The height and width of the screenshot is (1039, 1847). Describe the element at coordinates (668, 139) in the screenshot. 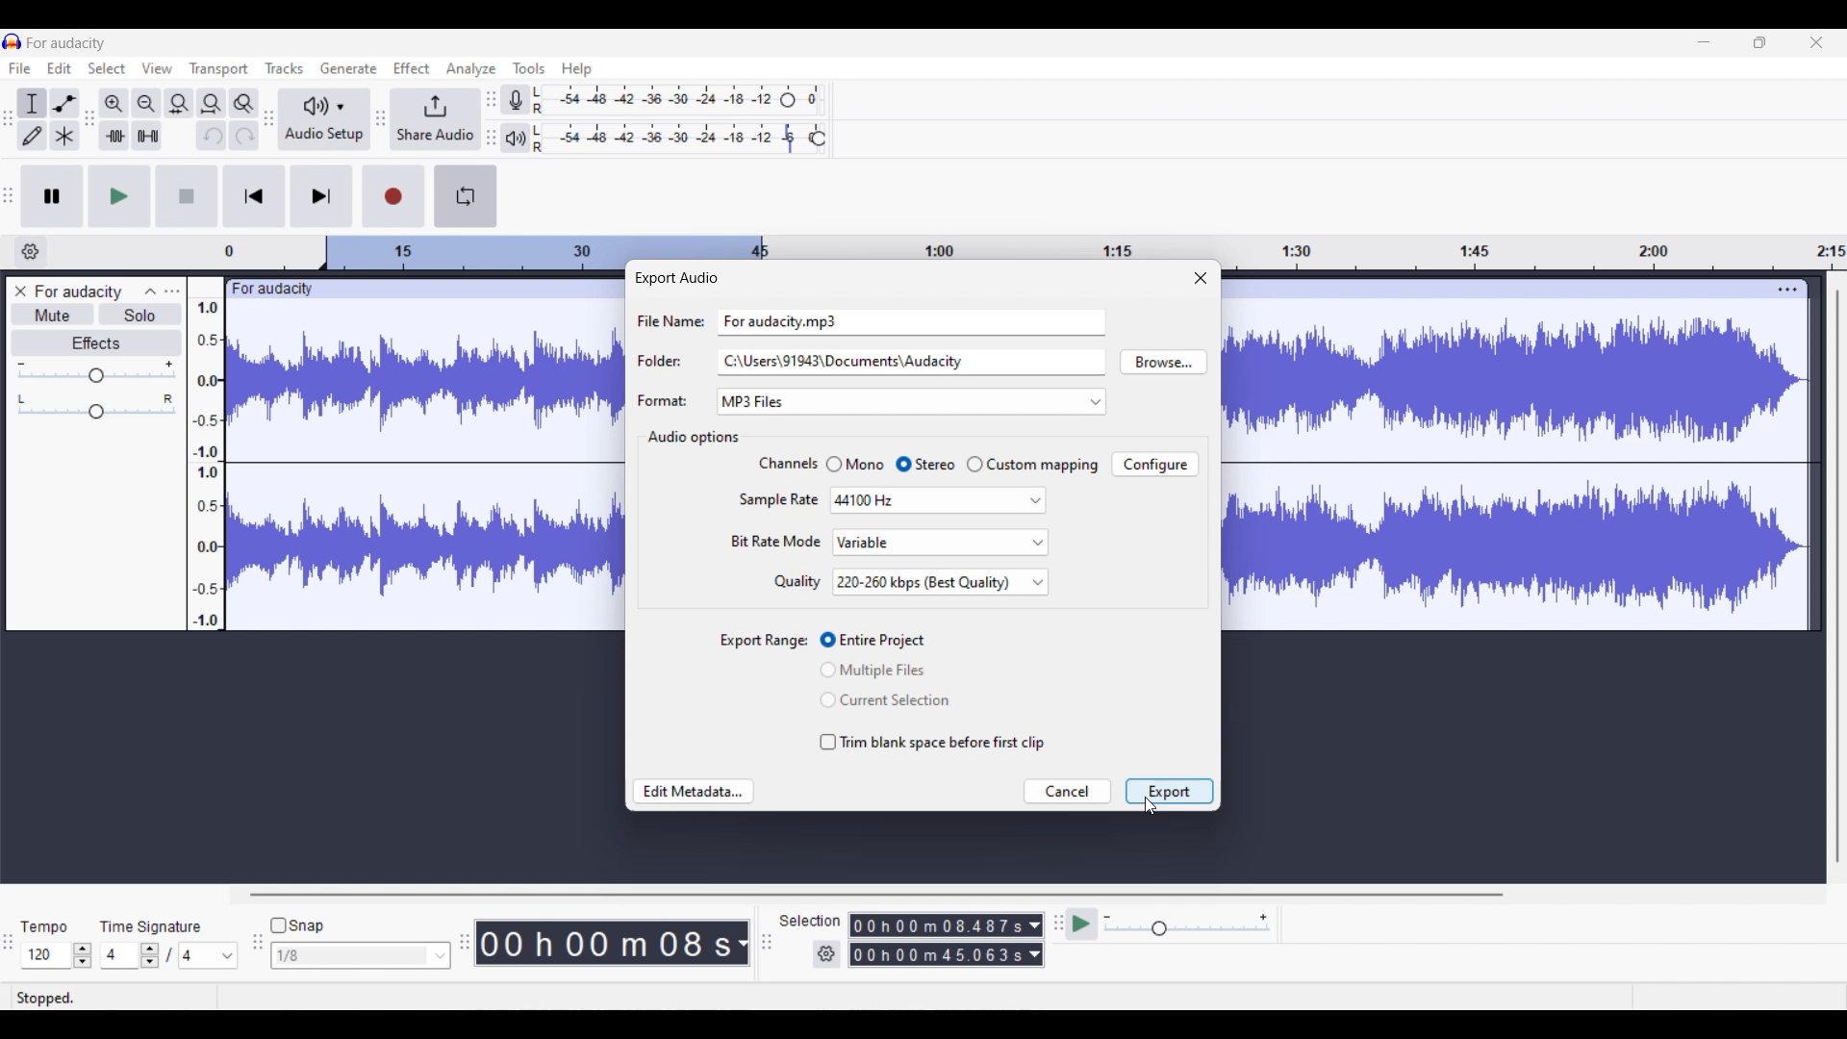

I see `Playback level` at that location.